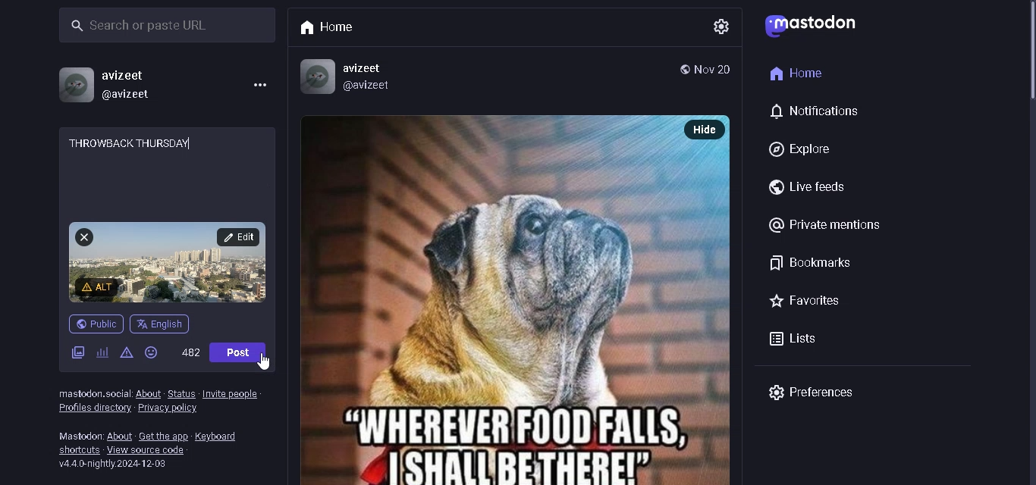  I want to click on profile directory, so click(93, 408).